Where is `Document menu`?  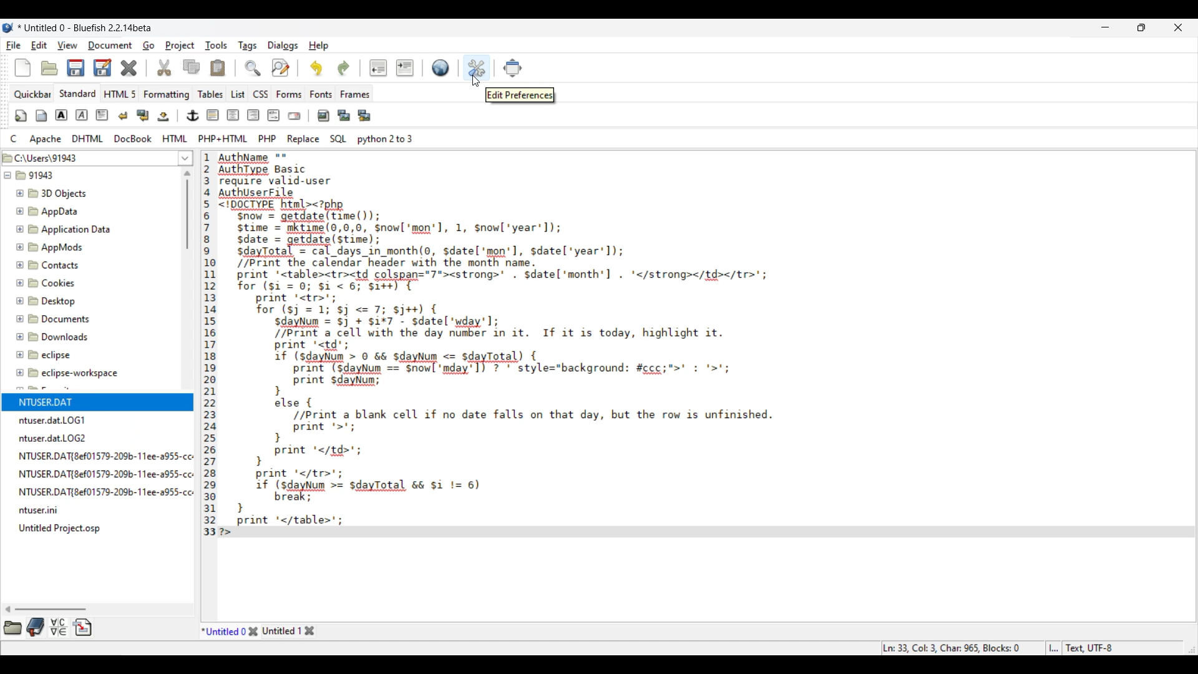
Document menu is located at coordinates (110, 46).